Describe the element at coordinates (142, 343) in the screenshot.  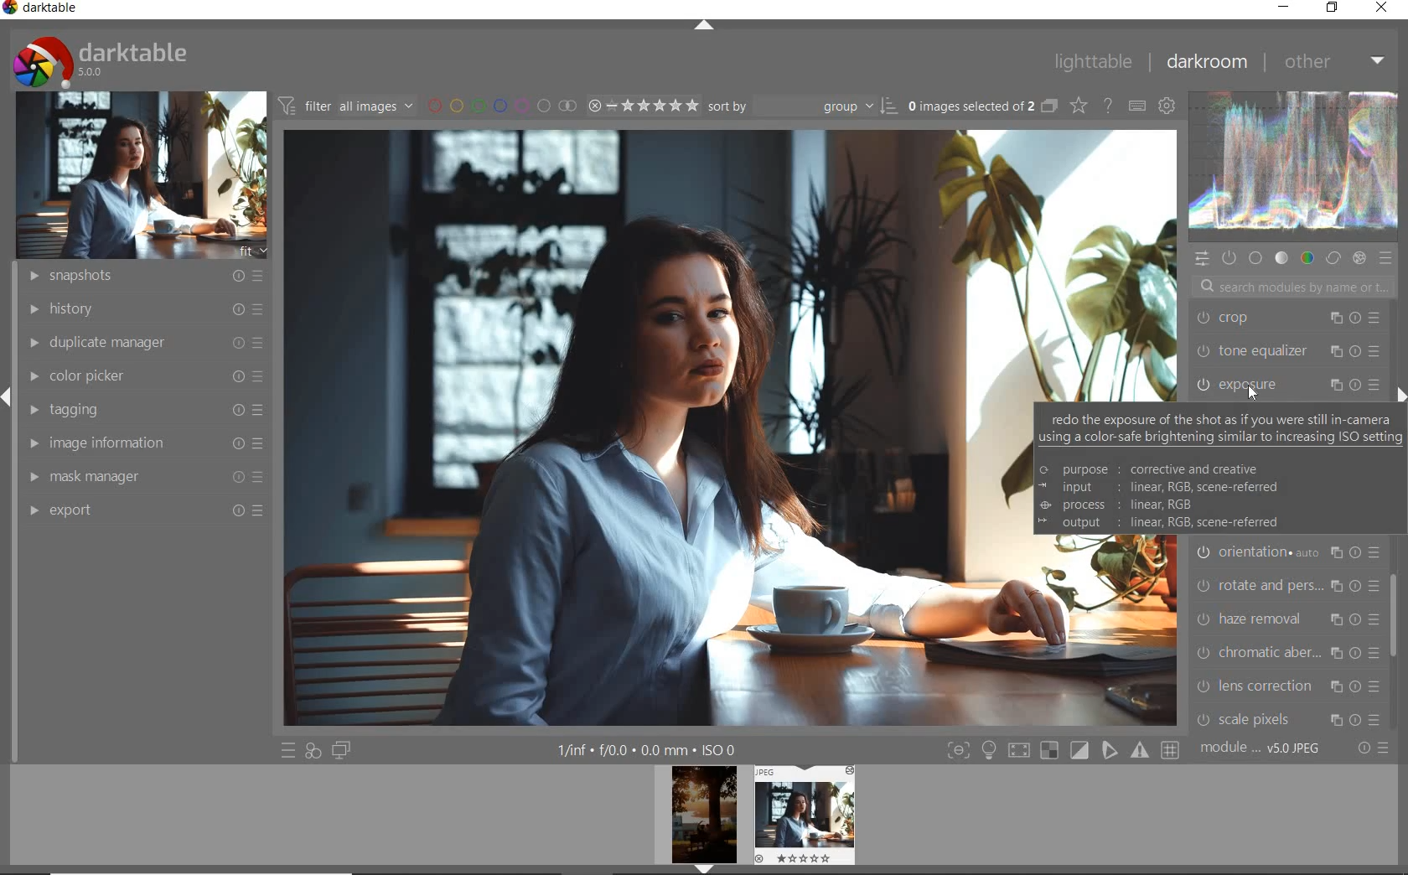
I see `DUPLICATE MANAGER` at that location.